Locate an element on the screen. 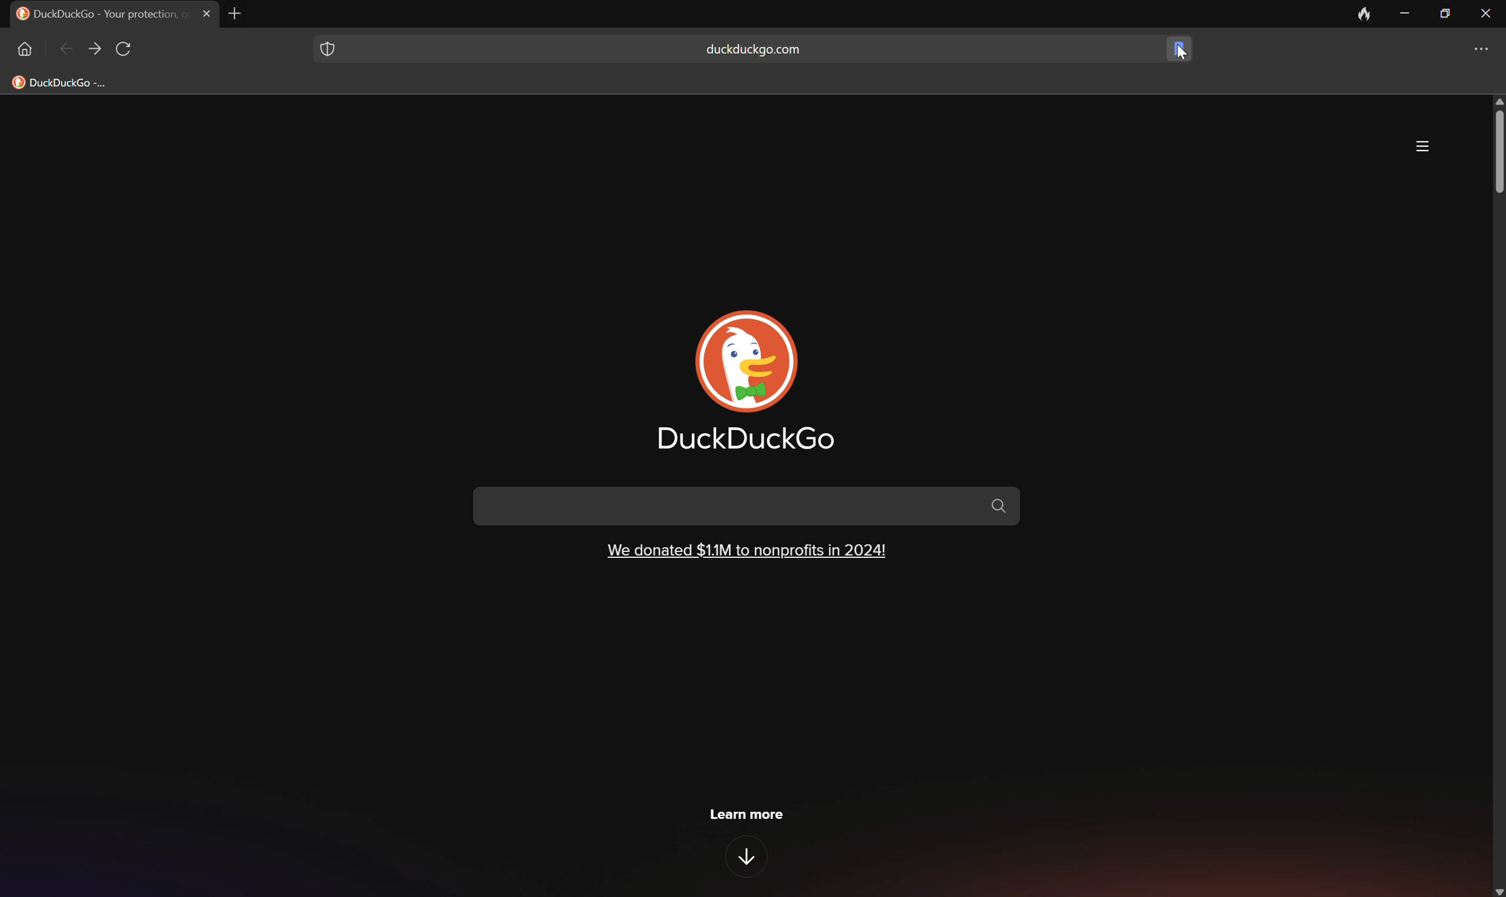  Previous is located at coordinates (67, 51).